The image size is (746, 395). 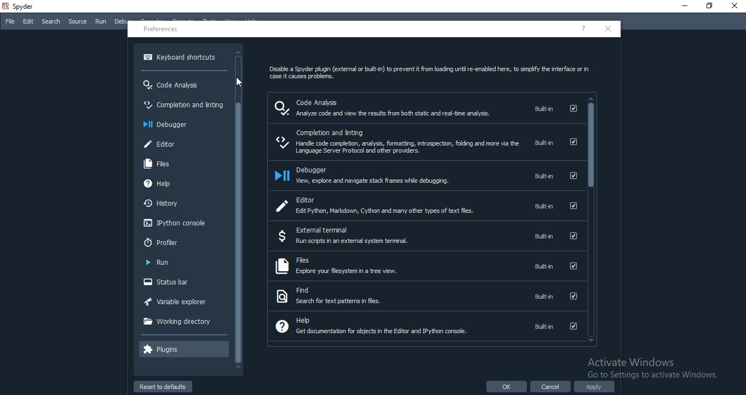 I want to click on variable explorer, so click(x=180, y=303).